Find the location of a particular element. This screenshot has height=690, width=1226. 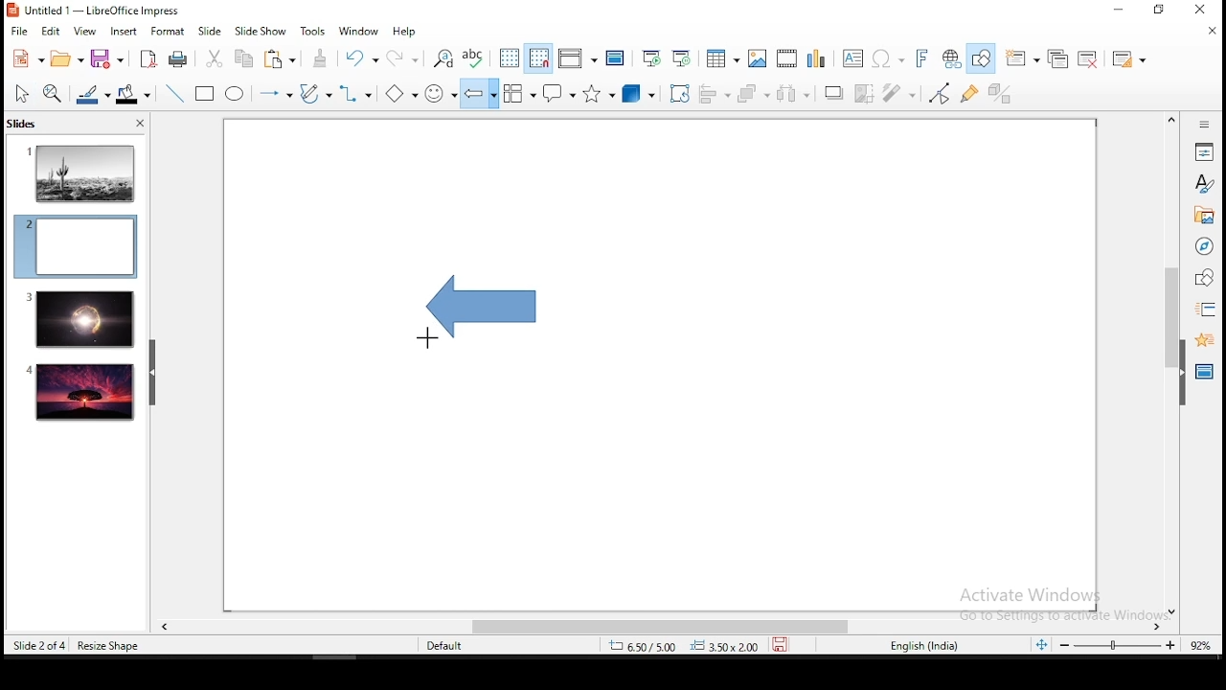

curves and polygons is located at coordinates (314, 94).